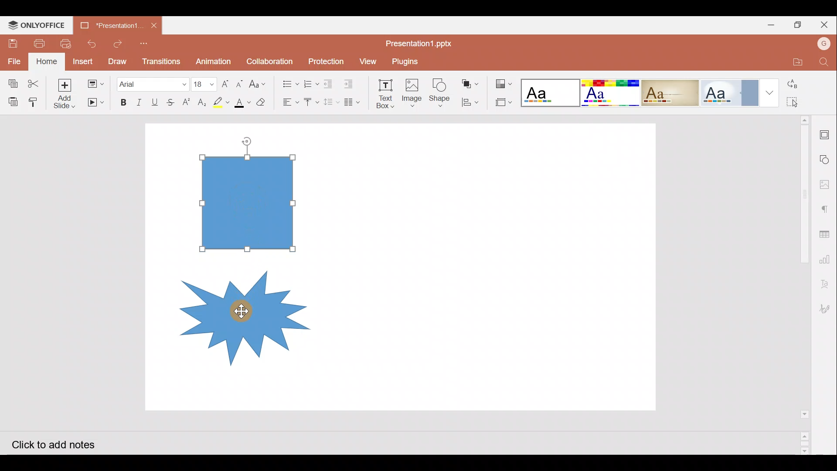 The width and height of the screenshot is (837, 471). What do you see at coordinates (95, 102) in the screenshot?
I see `Start slideshow` at bounding box center [95, 102].